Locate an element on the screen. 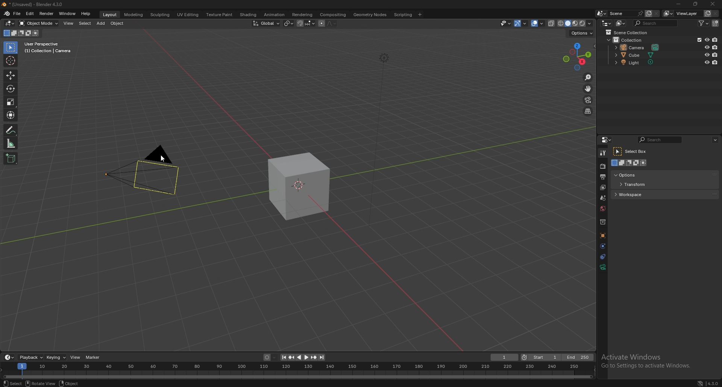  start is located at coordinates (540, 358).